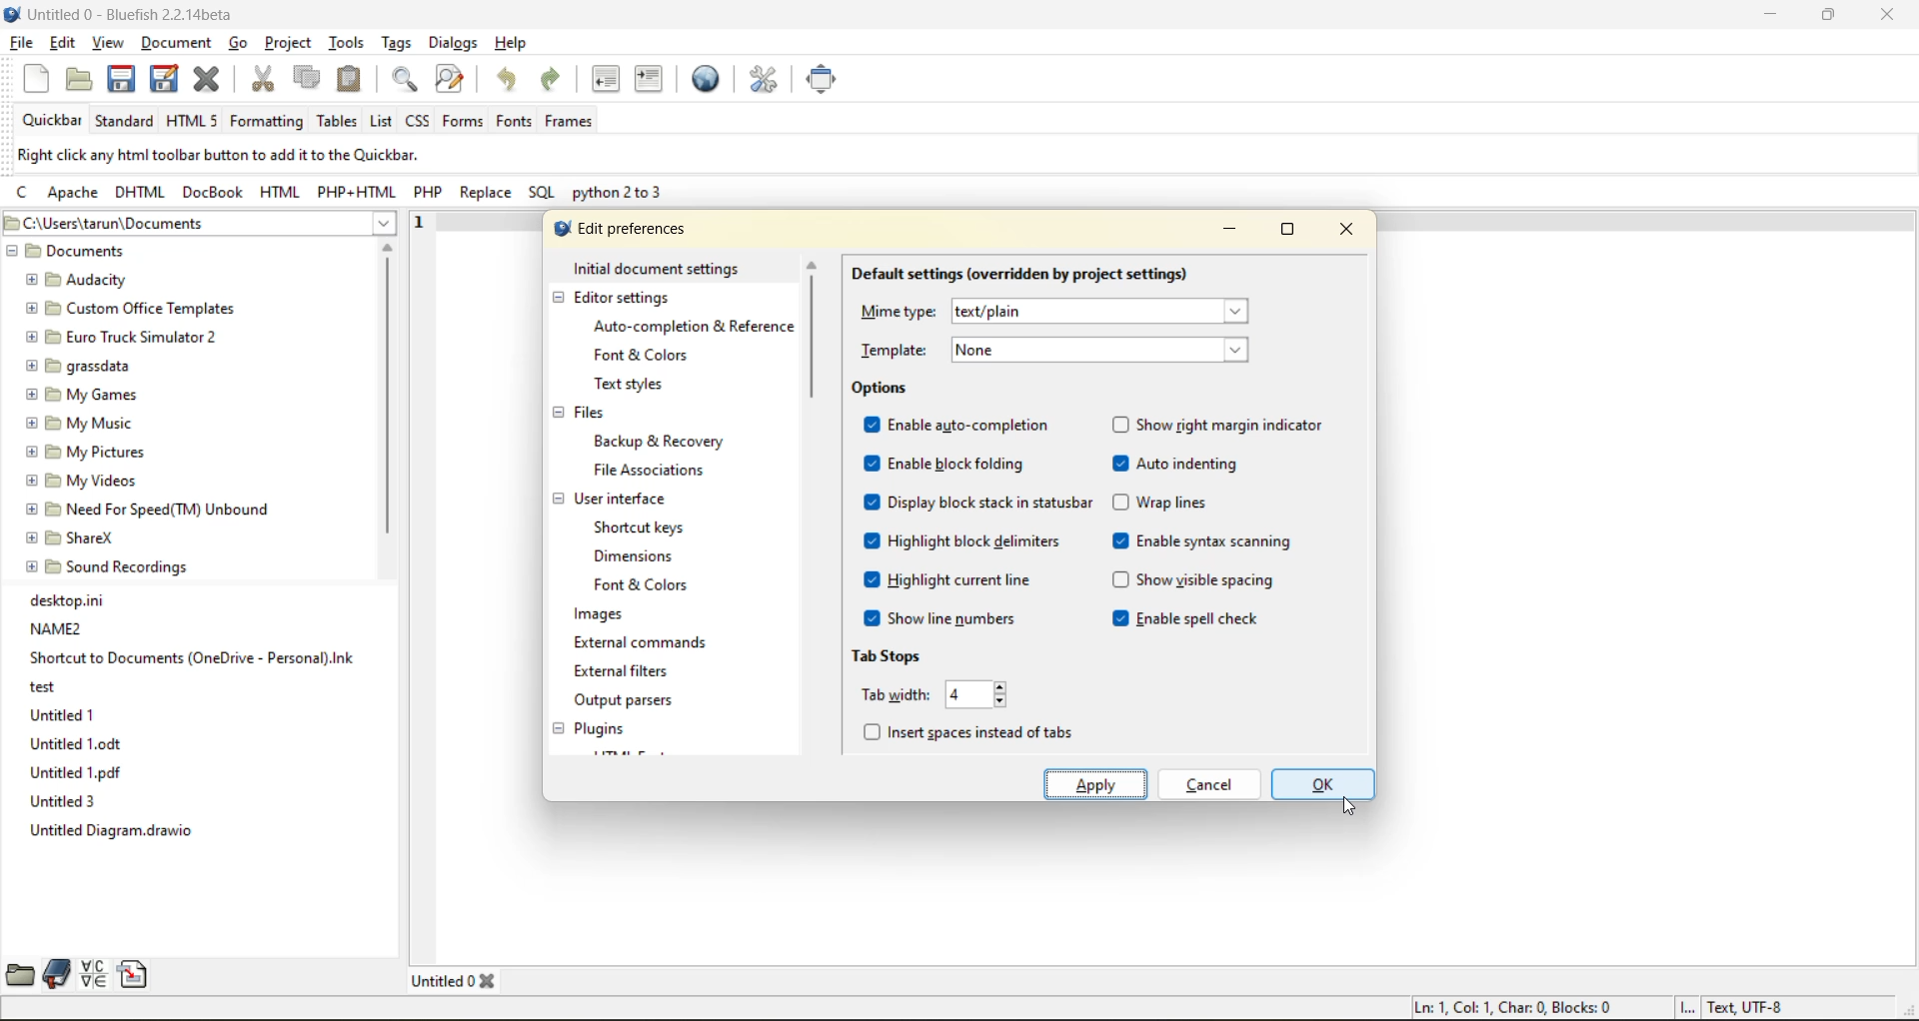 Image resolution: width=1919 pixels, height=1021 pixels. Describe the element at coordinates (117, 79) in the screenshot. I see `save` at that location.